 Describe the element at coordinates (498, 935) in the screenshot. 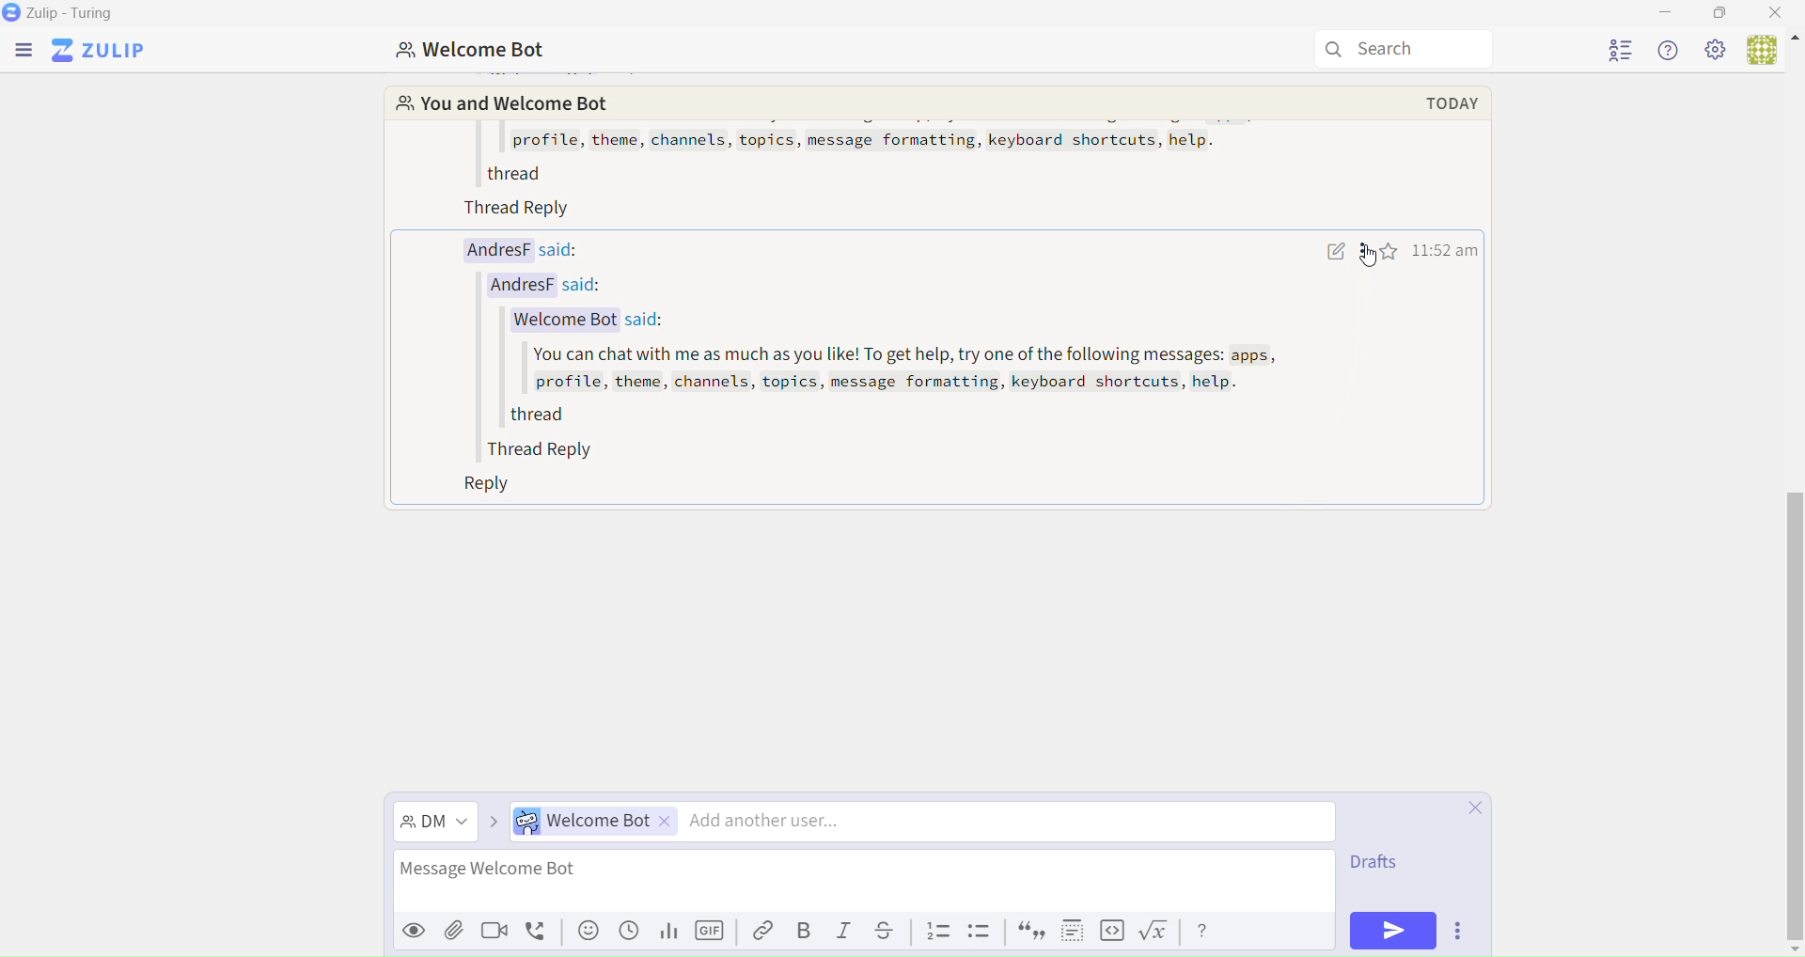

I see `videocall` at that location.